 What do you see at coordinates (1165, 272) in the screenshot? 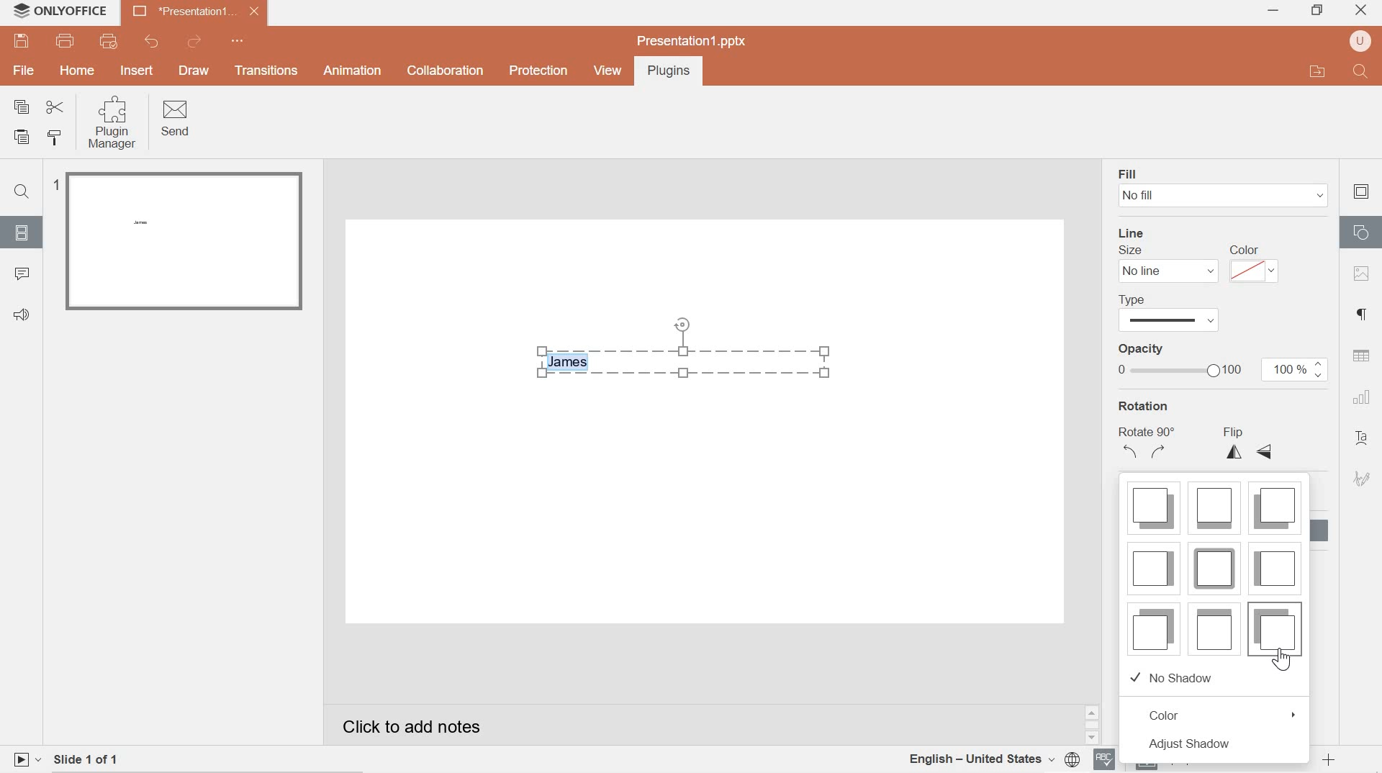
I see `No line` at bounding box center [1165, 272].